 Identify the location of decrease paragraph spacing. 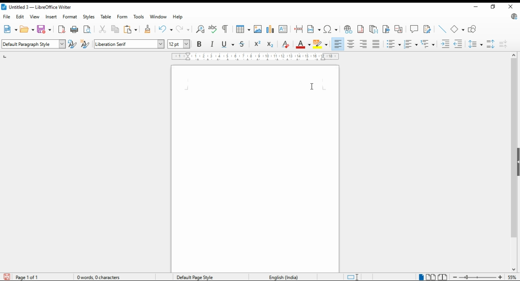
(503, 44).